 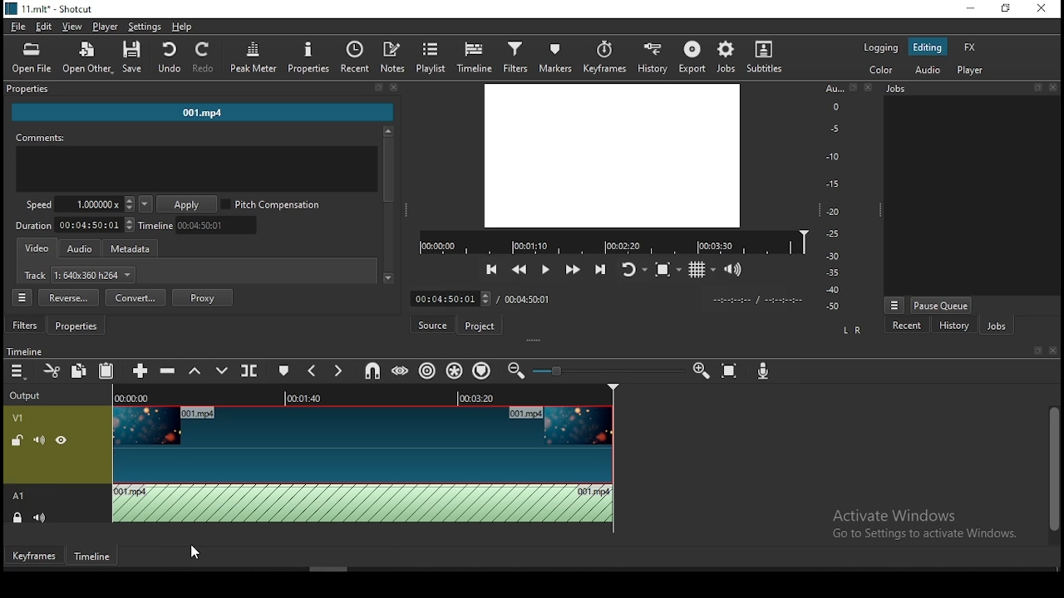 What do you see at coordinates (51, 370) in the screenshot?
I see `cut` at bounding box center [51, 370].